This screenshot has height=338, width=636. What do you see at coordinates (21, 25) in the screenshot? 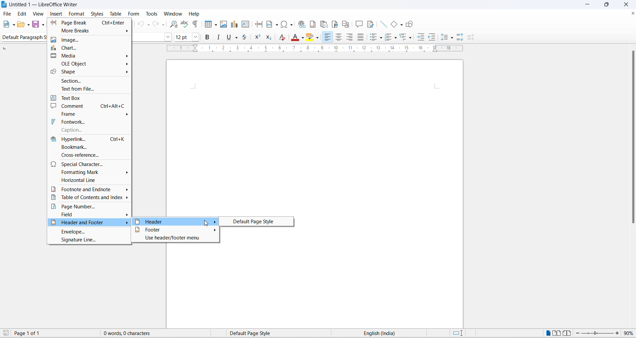
I see `open` at bounding box center [21, 25].